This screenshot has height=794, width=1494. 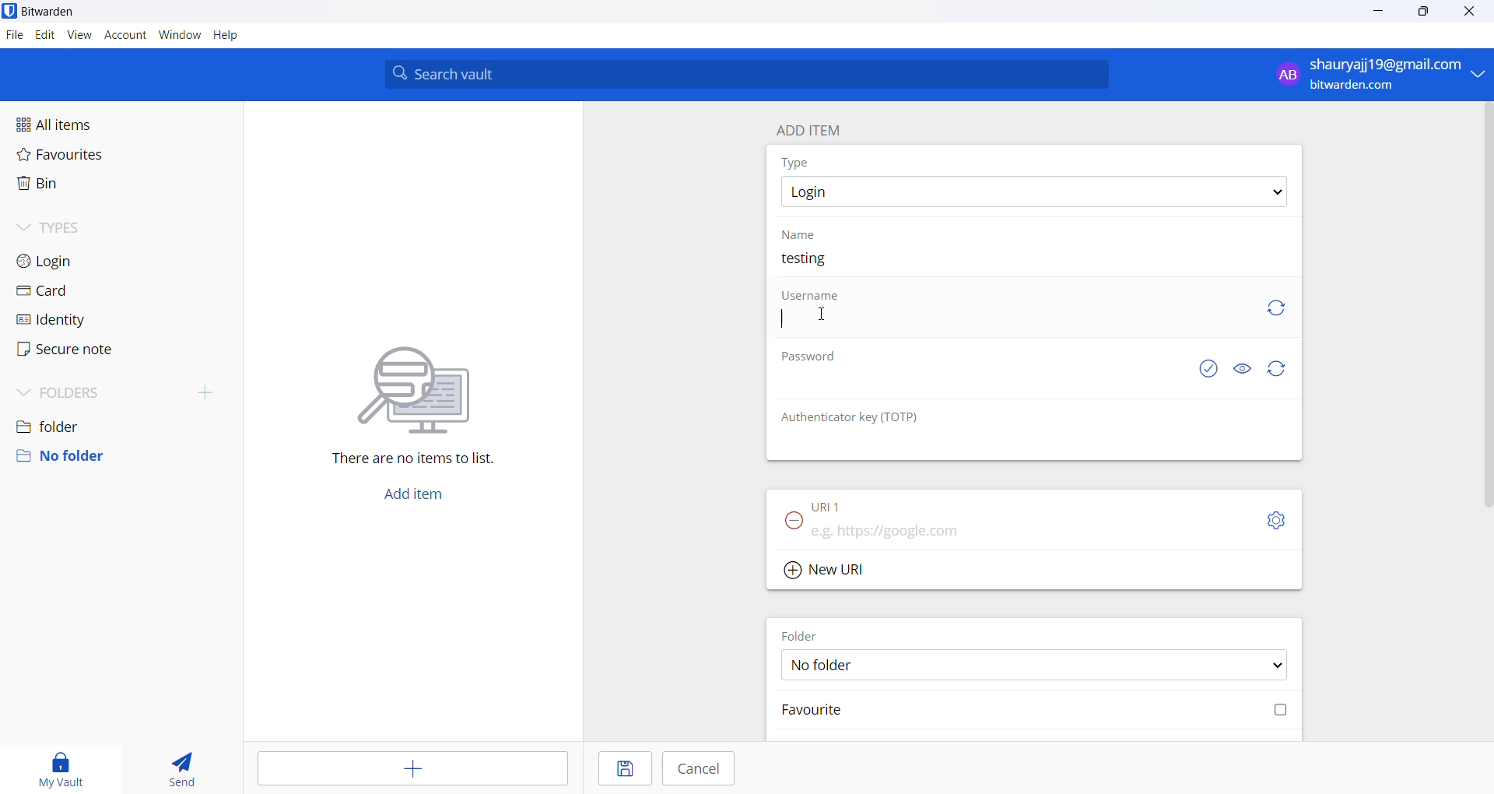 What do you see at coordinates (79, 350) in the screenshot?
I see `secure note` at bounding box center [79, 350].